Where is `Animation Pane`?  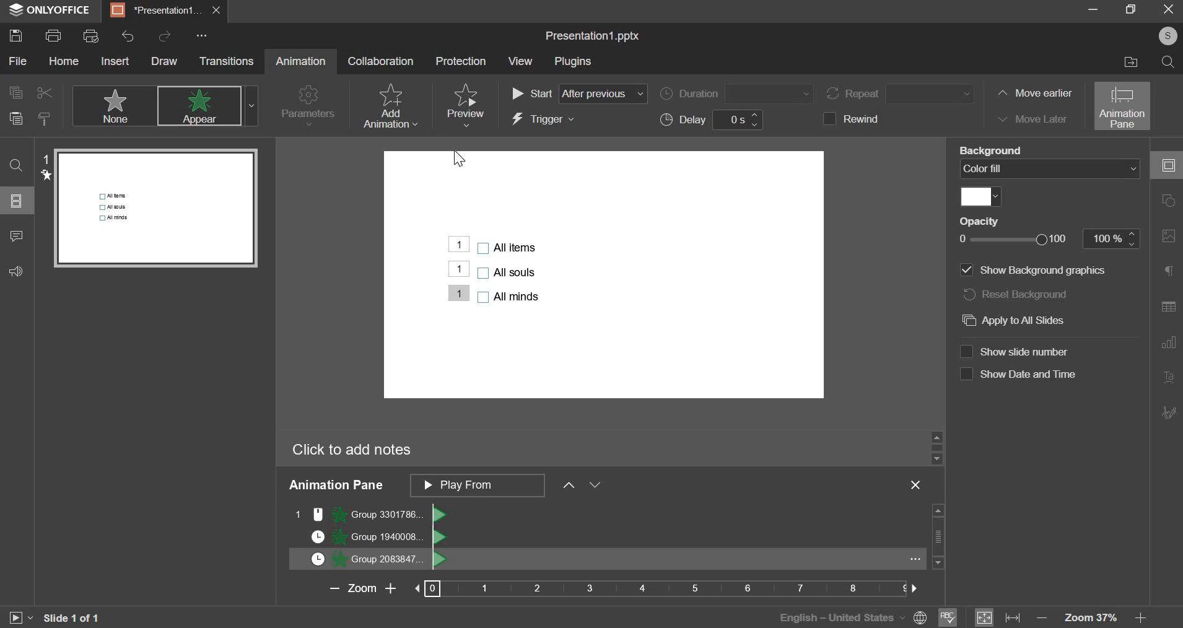 Animation Pane is located at coordinates (336, 485).